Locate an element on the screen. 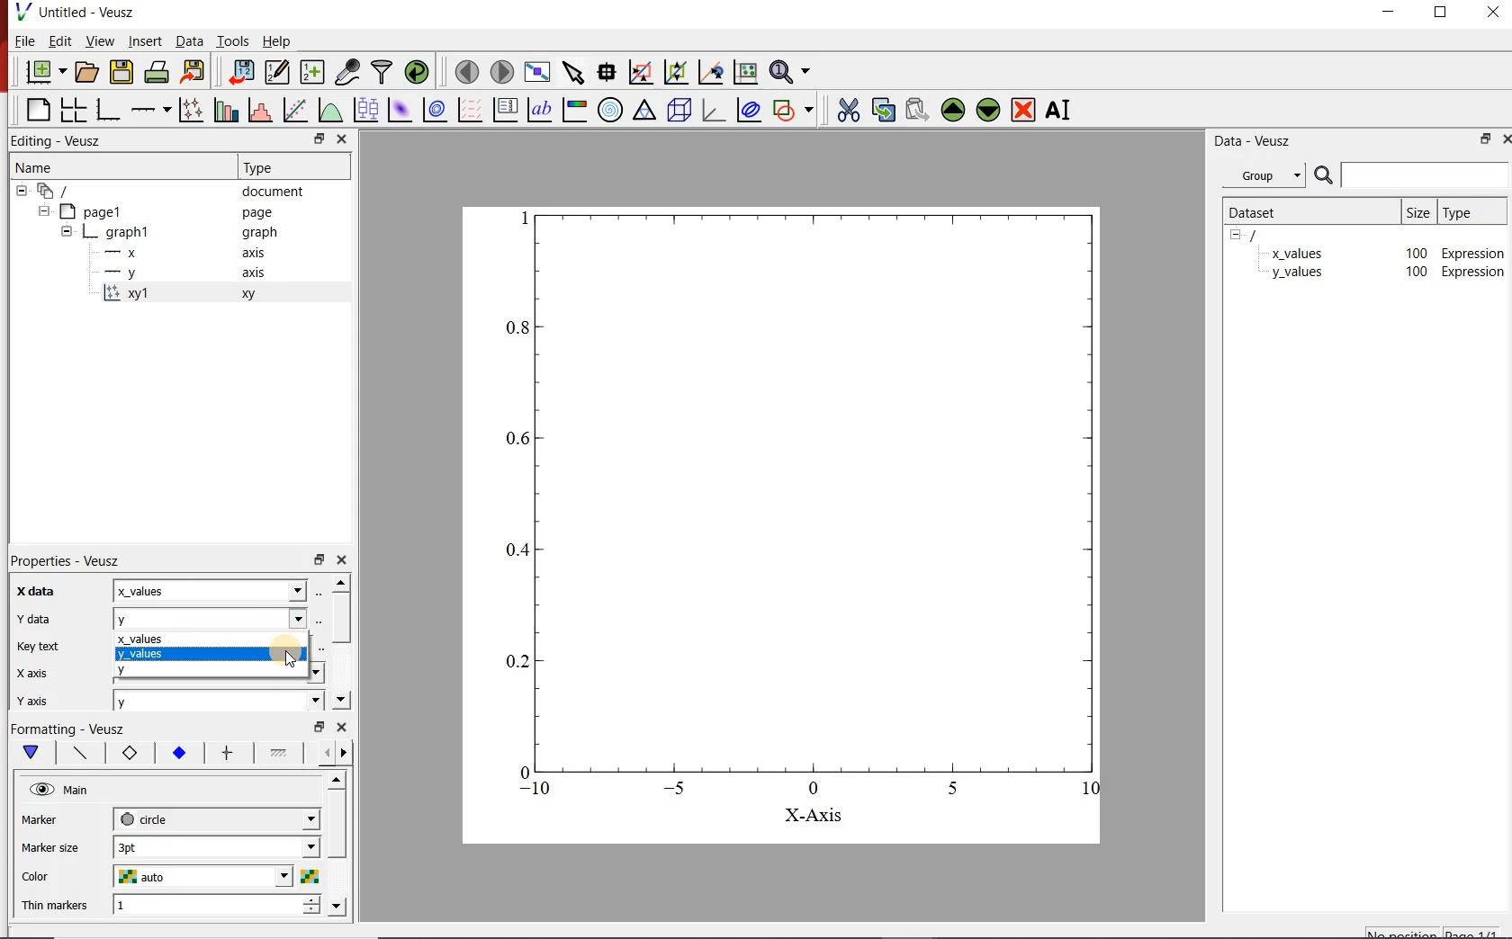 This screenshot has width=1512, height=939. close is located at coordinates (342, 726).